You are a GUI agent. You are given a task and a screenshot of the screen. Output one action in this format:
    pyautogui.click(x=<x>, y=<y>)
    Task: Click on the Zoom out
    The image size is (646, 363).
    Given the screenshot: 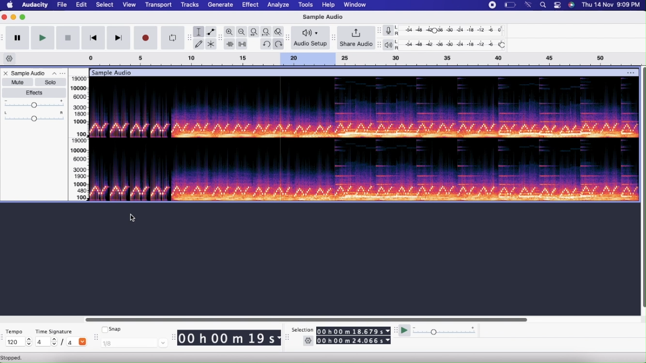 What is the action you would take?
    pyautogui.click(x=241, y=31)
    